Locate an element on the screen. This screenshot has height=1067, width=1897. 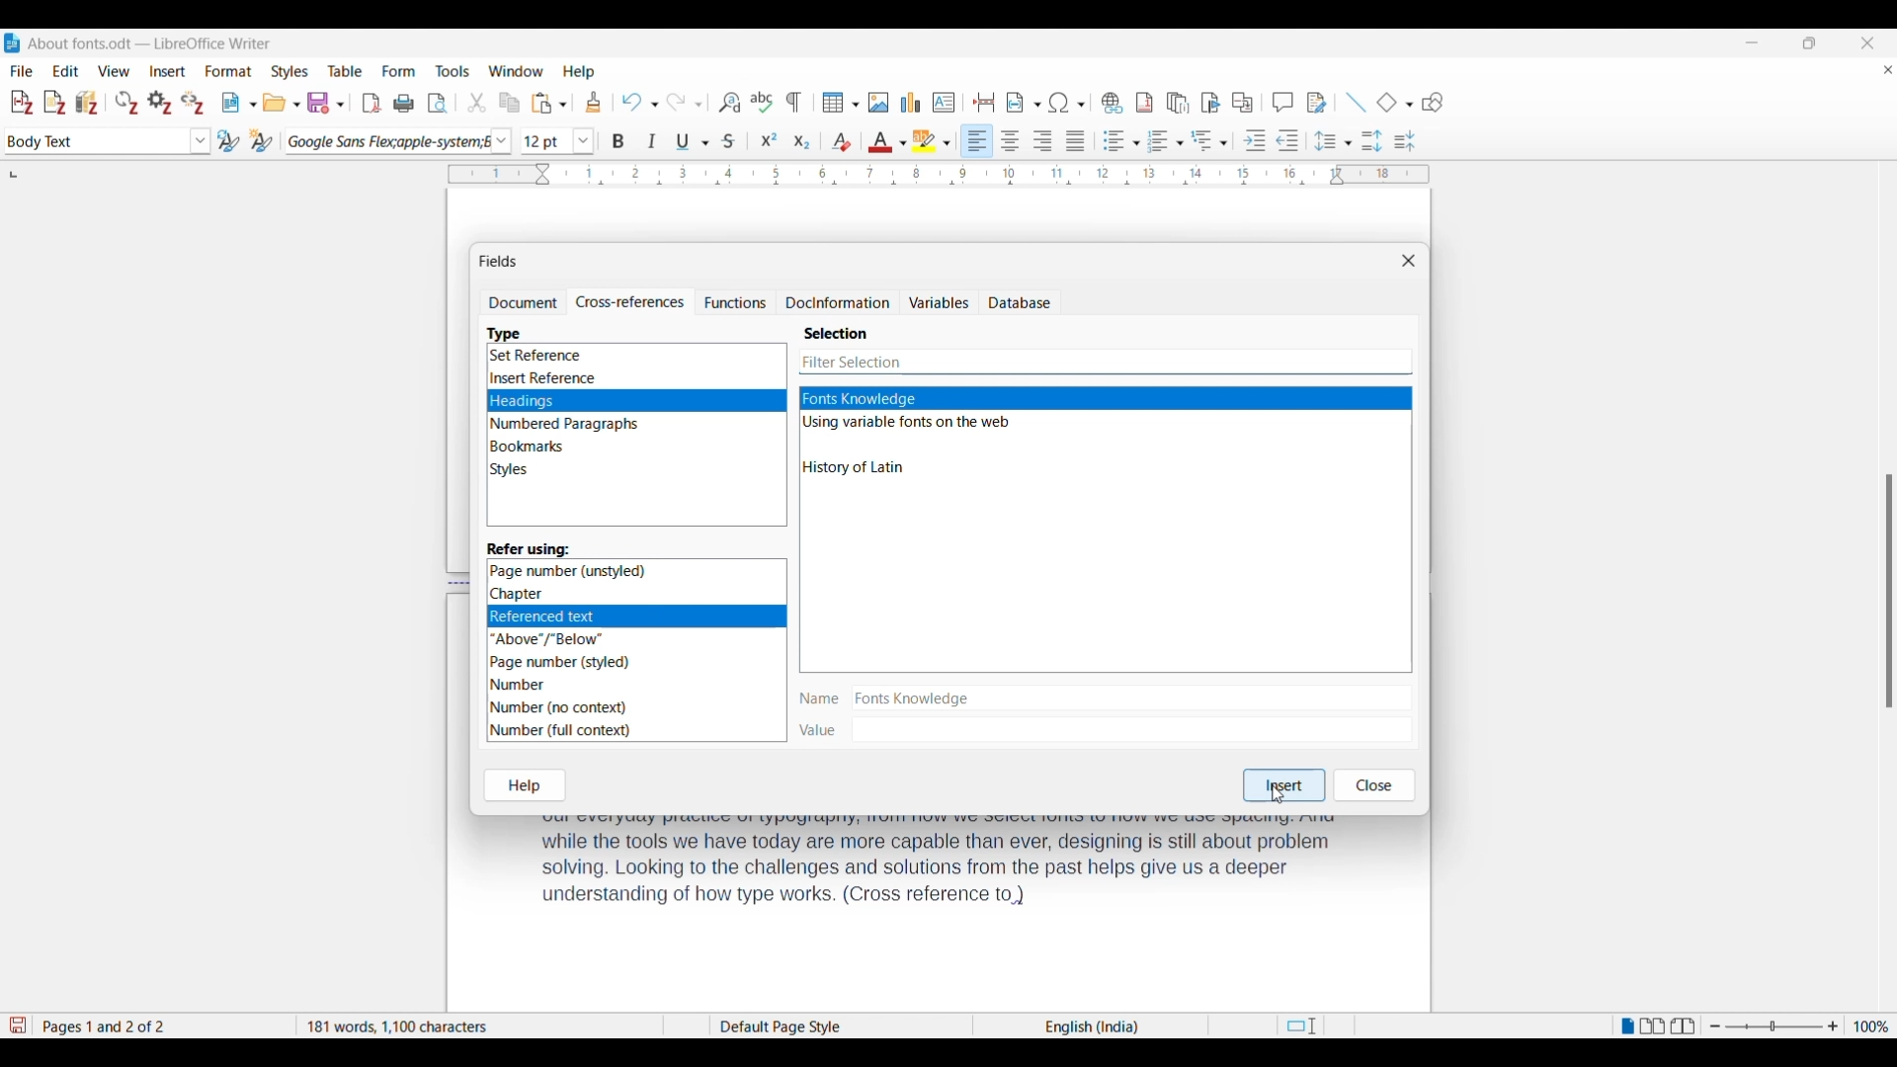
Font options  is located at coordinates (501, 142).